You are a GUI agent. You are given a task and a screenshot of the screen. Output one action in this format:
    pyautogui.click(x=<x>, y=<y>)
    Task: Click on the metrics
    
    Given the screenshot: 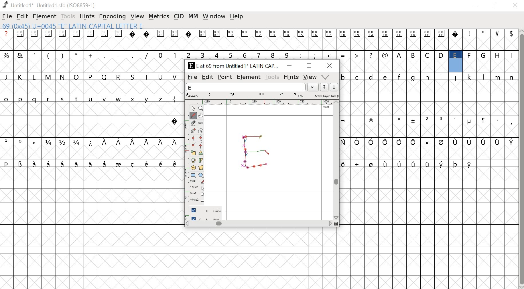 What is the action you would take?
    pyautogui.click(x=159, y=17)
    